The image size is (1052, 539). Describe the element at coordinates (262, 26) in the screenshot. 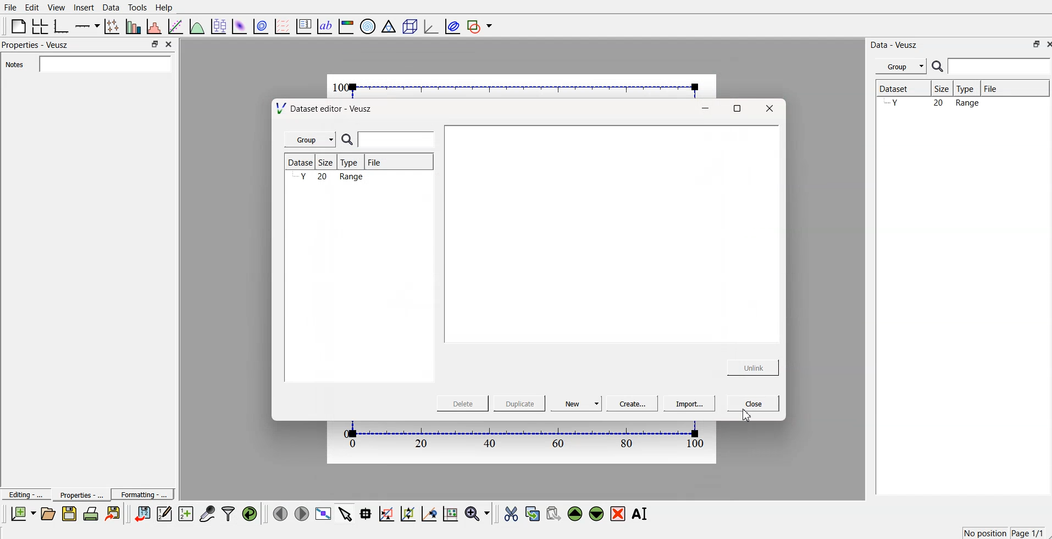

I see `plot a 2D dataset as cont` at that location.